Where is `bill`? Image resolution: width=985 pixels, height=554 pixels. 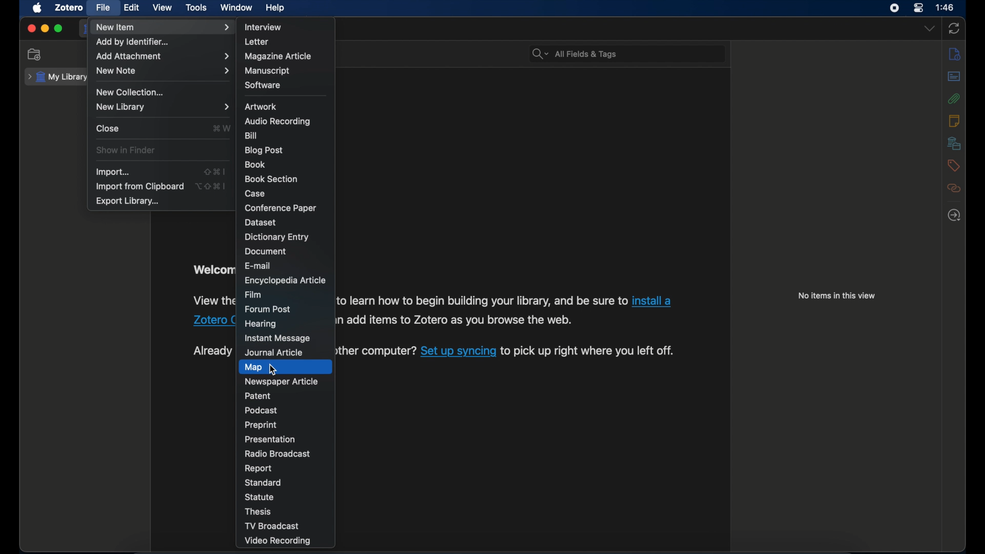
bill is located at coordinates (251, 135).